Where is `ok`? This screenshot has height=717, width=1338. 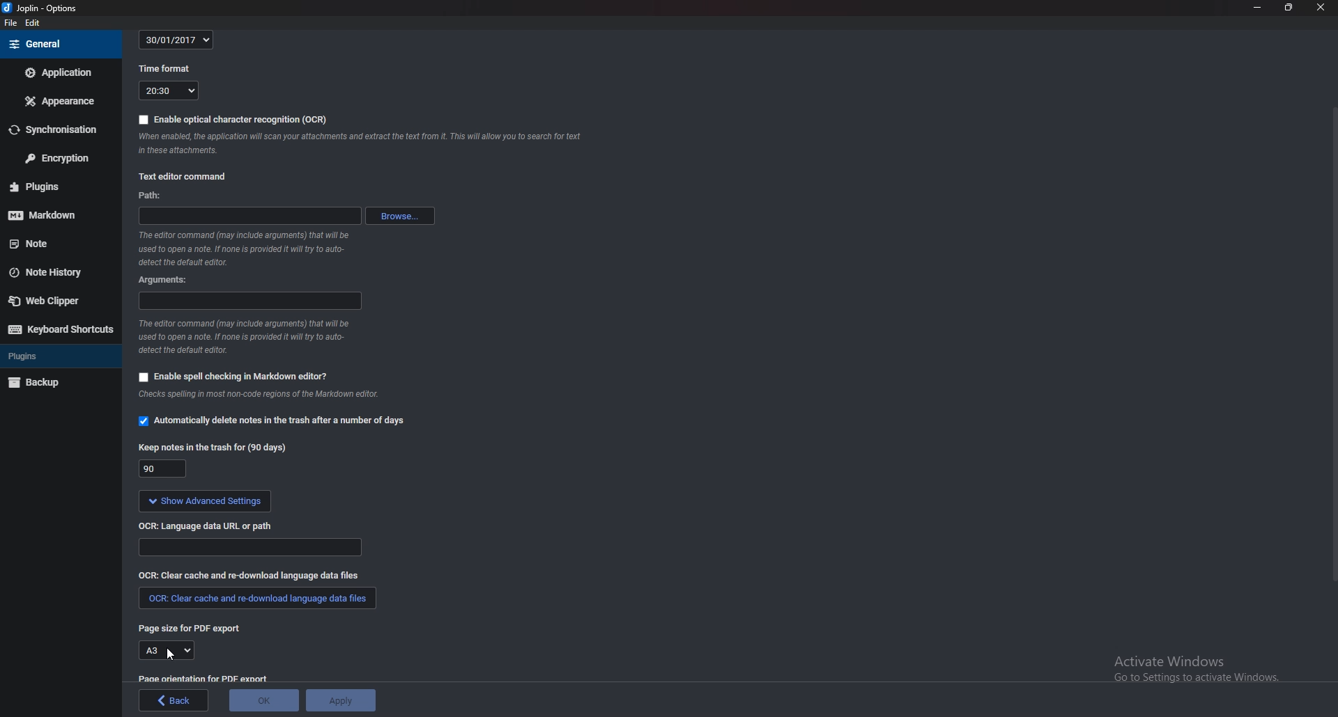
ok is located at coordinates (263, 700).